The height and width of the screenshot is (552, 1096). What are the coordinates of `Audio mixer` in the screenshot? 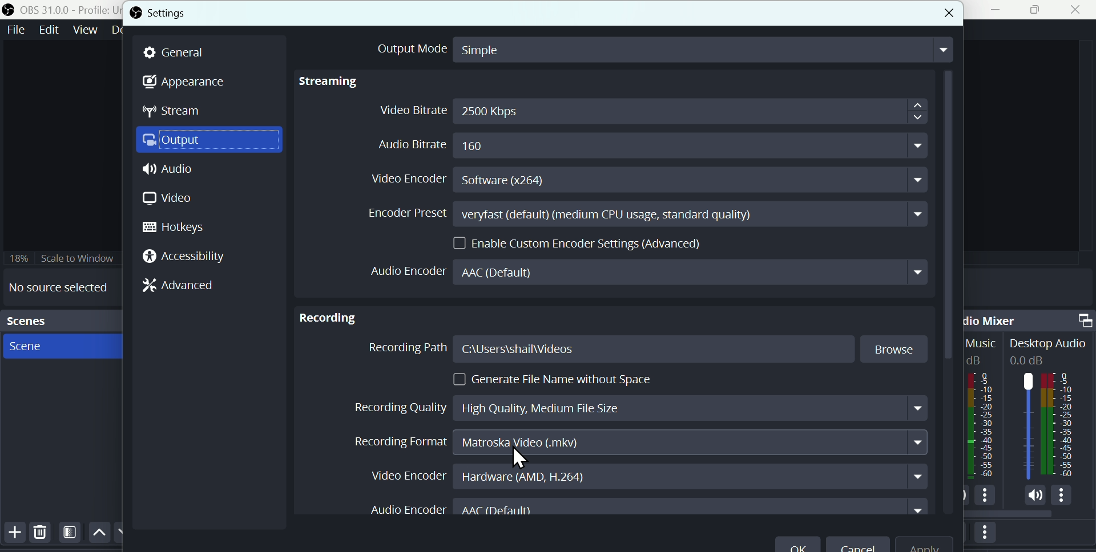 It's located at (1027, 318).